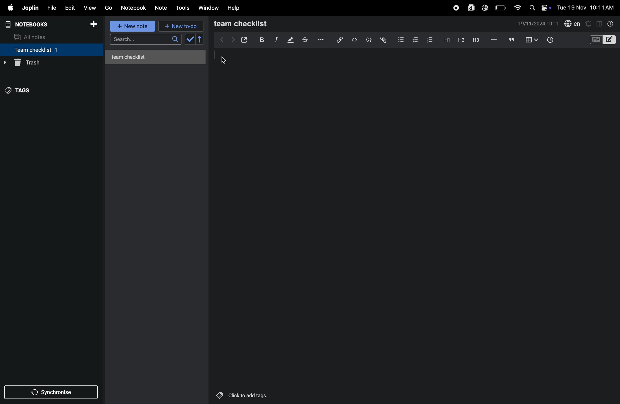  What do you see at coordinates (275, 40) in the screenshot?
I see `itallic` at bounding box center [275, 40].